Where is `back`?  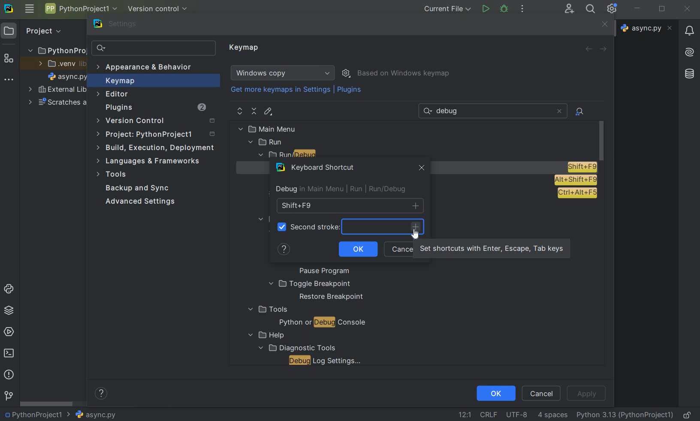
back is located at coordinates (588, 49).